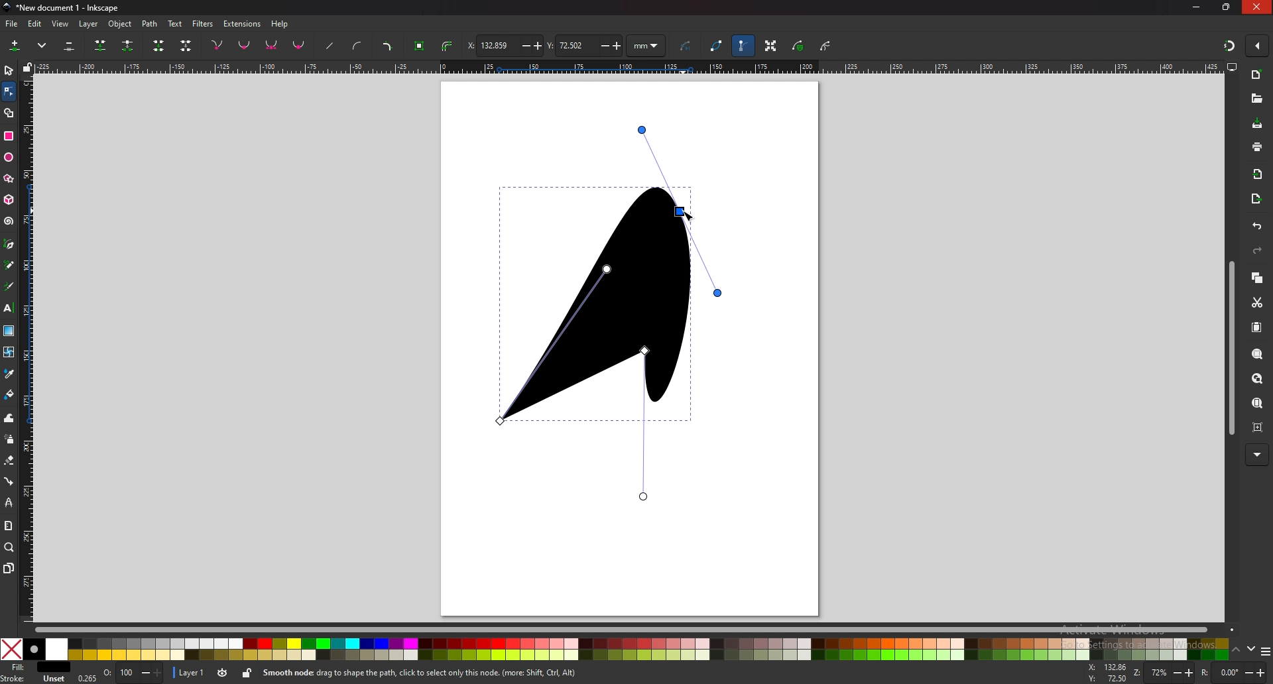 The height and width of the screenshot is (684, 1273). I want to click on delete selected nodes, so click(70, 45).